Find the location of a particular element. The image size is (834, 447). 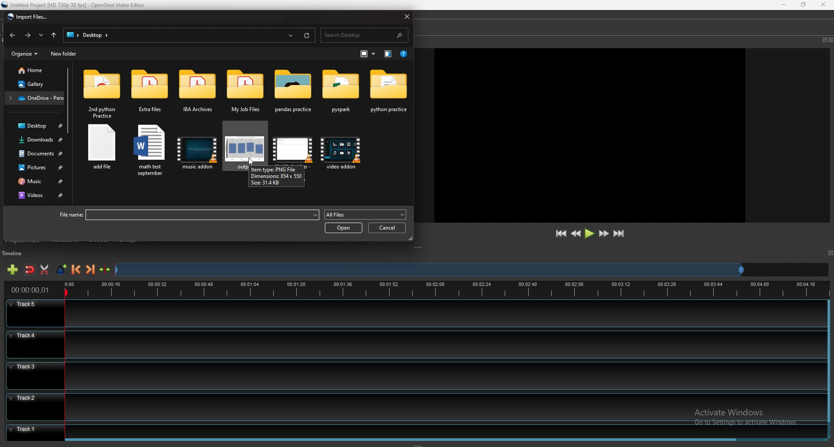

track 5 is located at coordinates (414, 313).